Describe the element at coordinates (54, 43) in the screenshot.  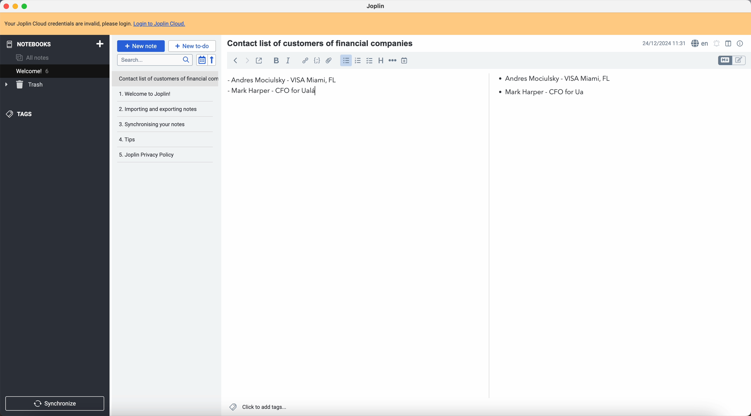
I see `notebooks` at that location.